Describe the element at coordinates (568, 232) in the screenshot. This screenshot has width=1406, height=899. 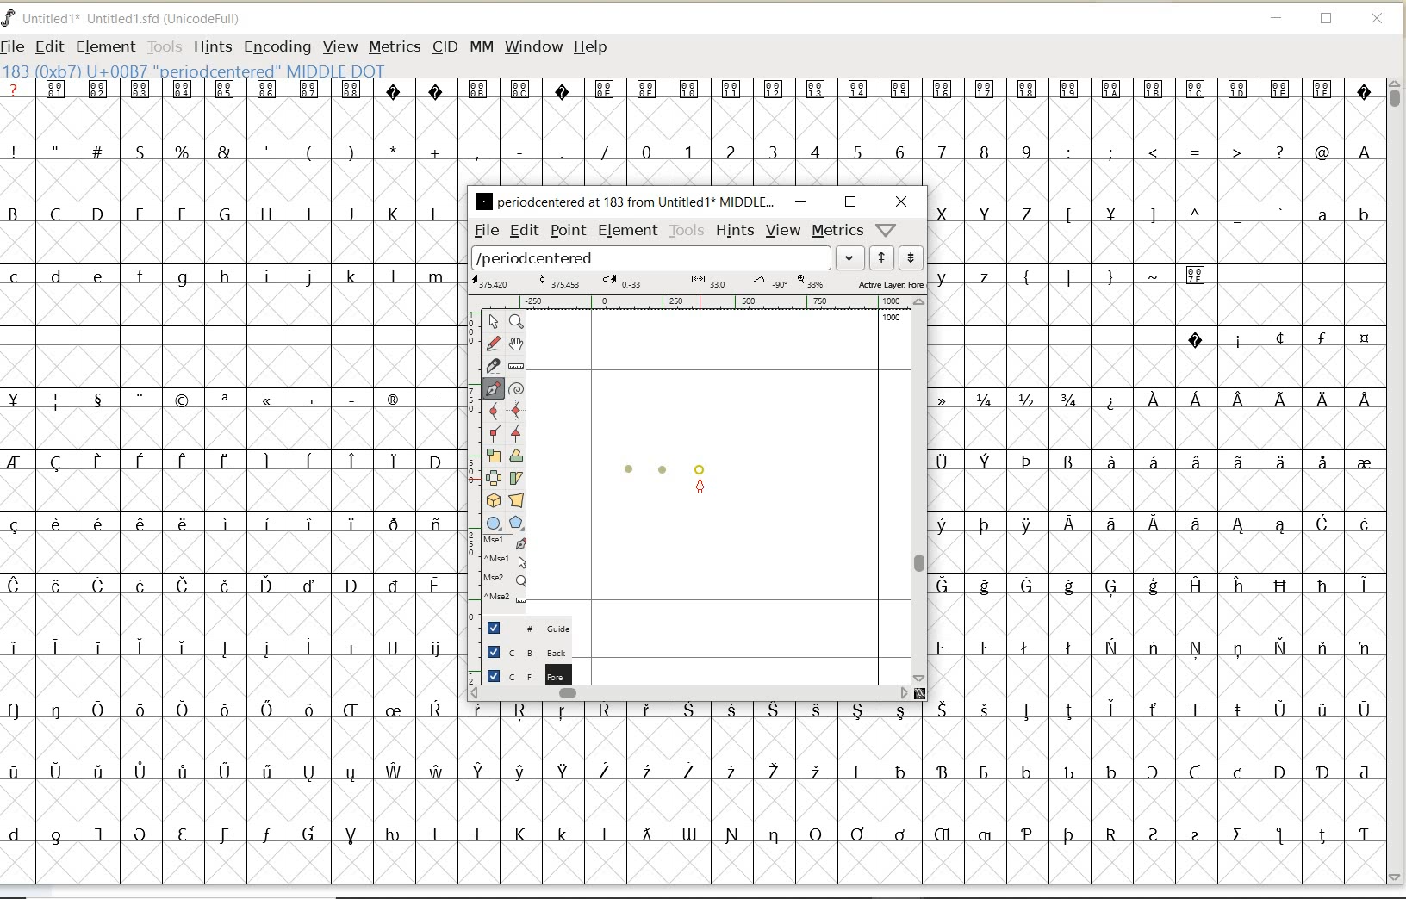
I see `point` at that location.